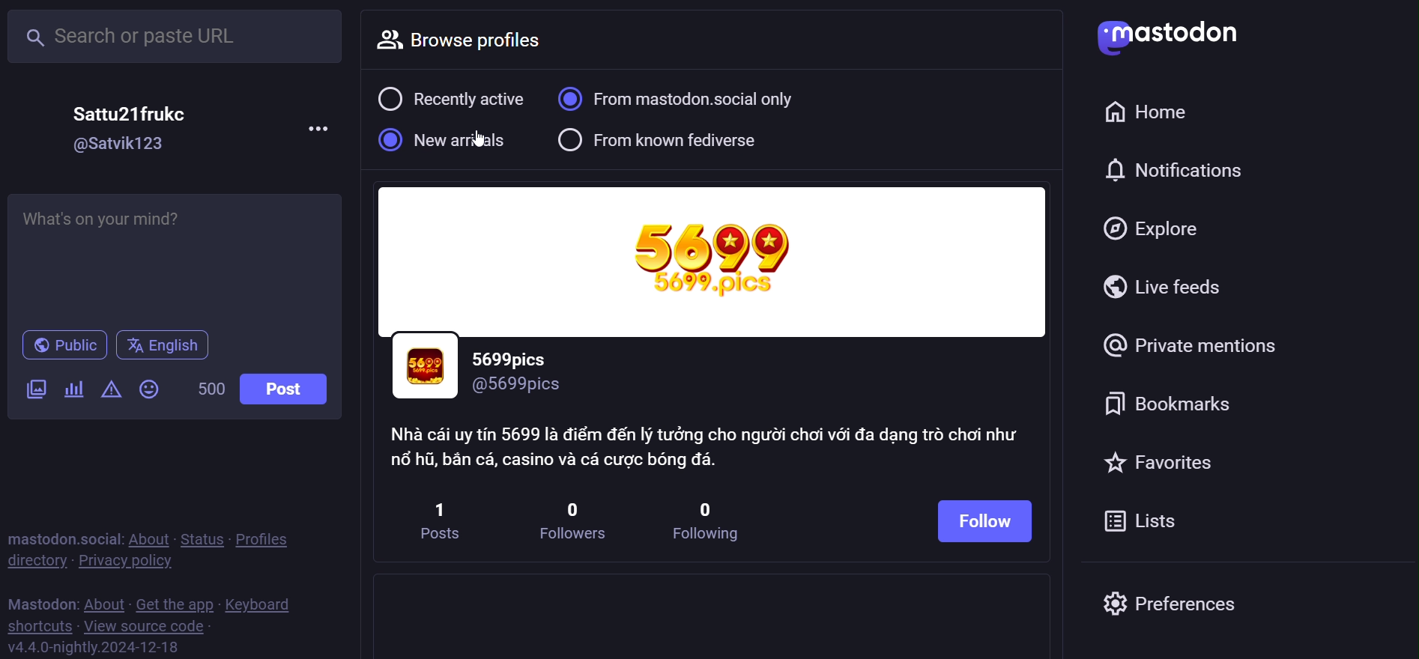 The image size is (1419, 659). Describe the element at coordinates (1169, 289) in the screenshot. I see `live feed` at that location.